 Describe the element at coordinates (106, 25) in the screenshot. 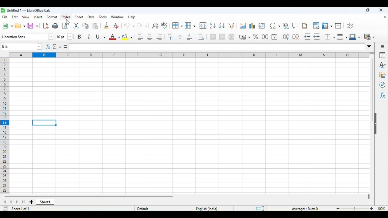

I see `clone formatting` at that location.